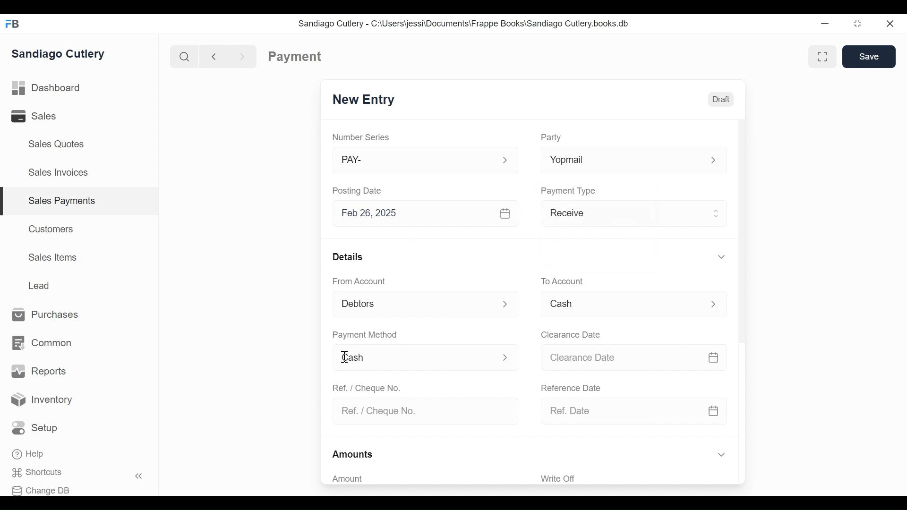 This screenshot has height=510, width=907. I want to click on Expand, so click(505, 357).